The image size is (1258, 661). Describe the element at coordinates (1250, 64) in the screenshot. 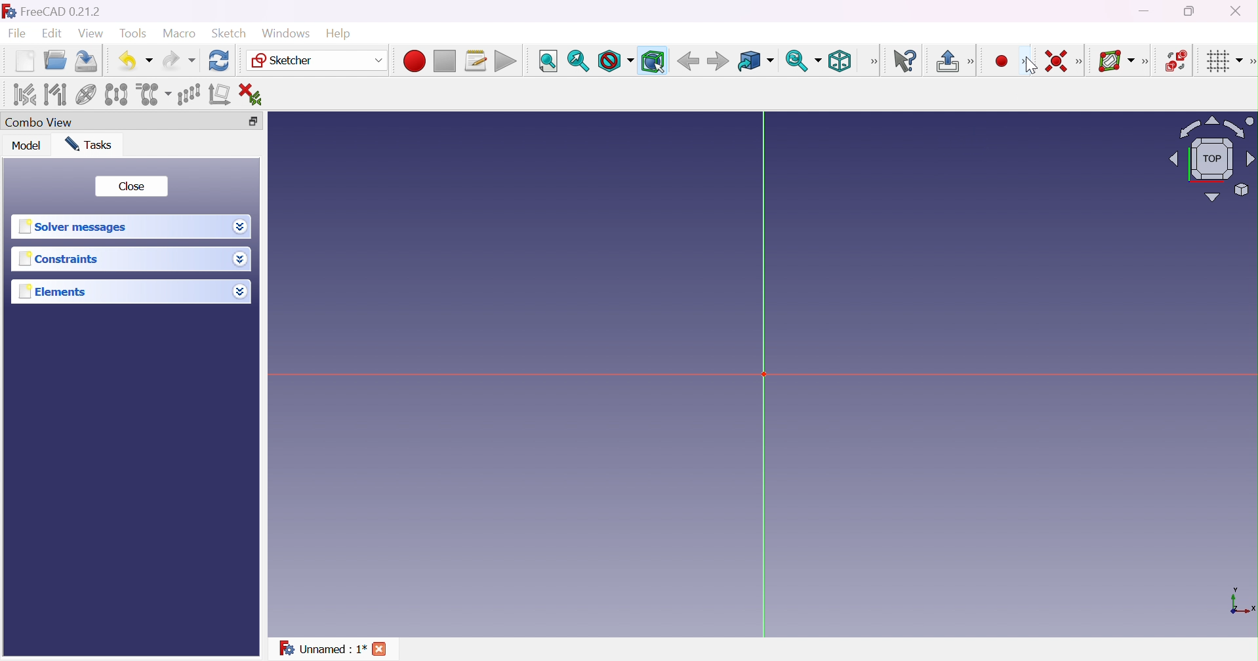

I see `[Sketcher edit tools]` at that location.